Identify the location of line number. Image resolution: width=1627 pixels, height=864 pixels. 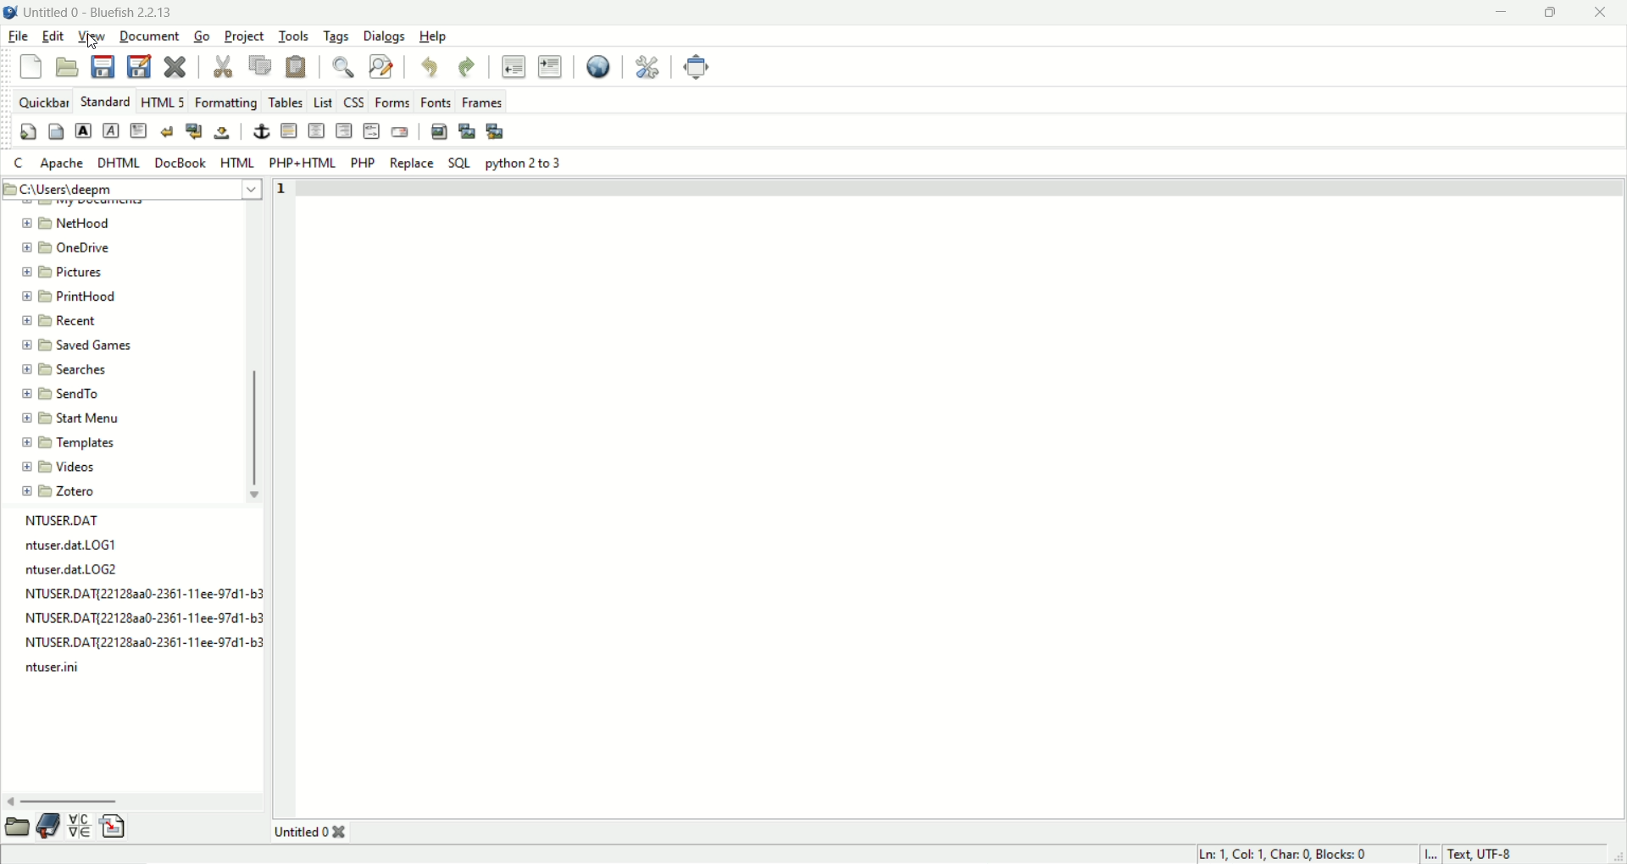
(286, 188).